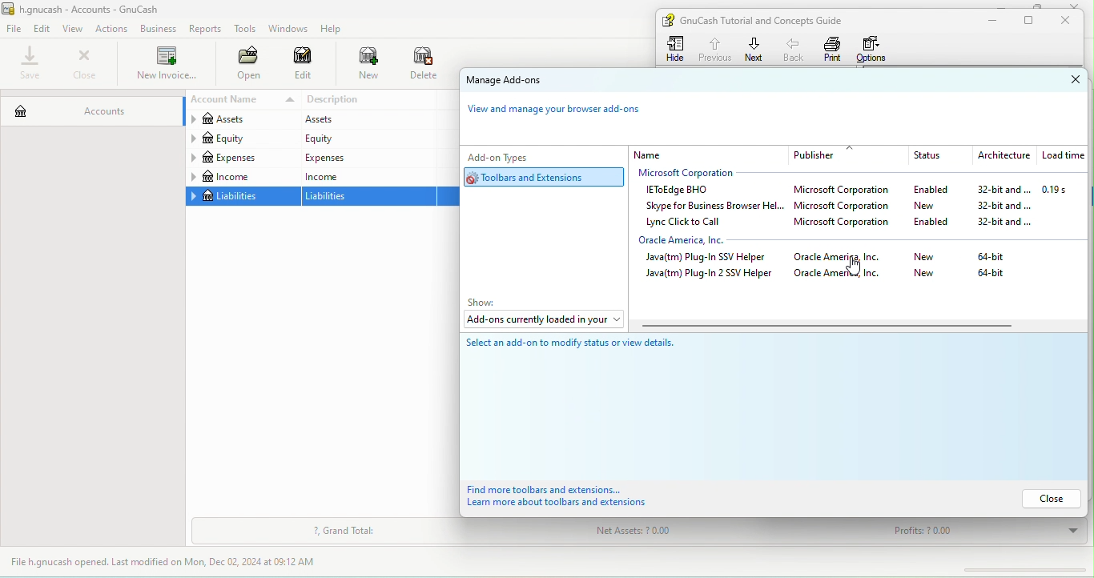 This screenshot has width=1094, height=578. Describe the element at coordinates (335, 29) in the screenshot. I see `help` at that location.